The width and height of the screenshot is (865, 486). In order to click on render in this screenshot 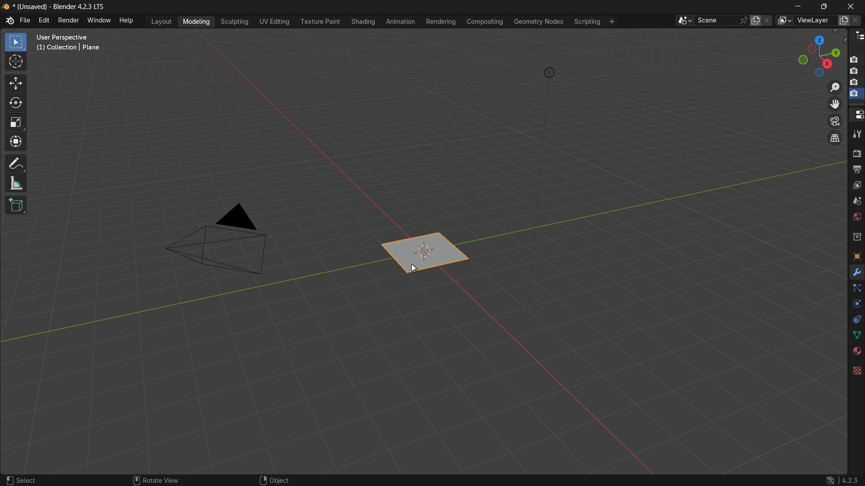, I will do `click(856, 153)`.